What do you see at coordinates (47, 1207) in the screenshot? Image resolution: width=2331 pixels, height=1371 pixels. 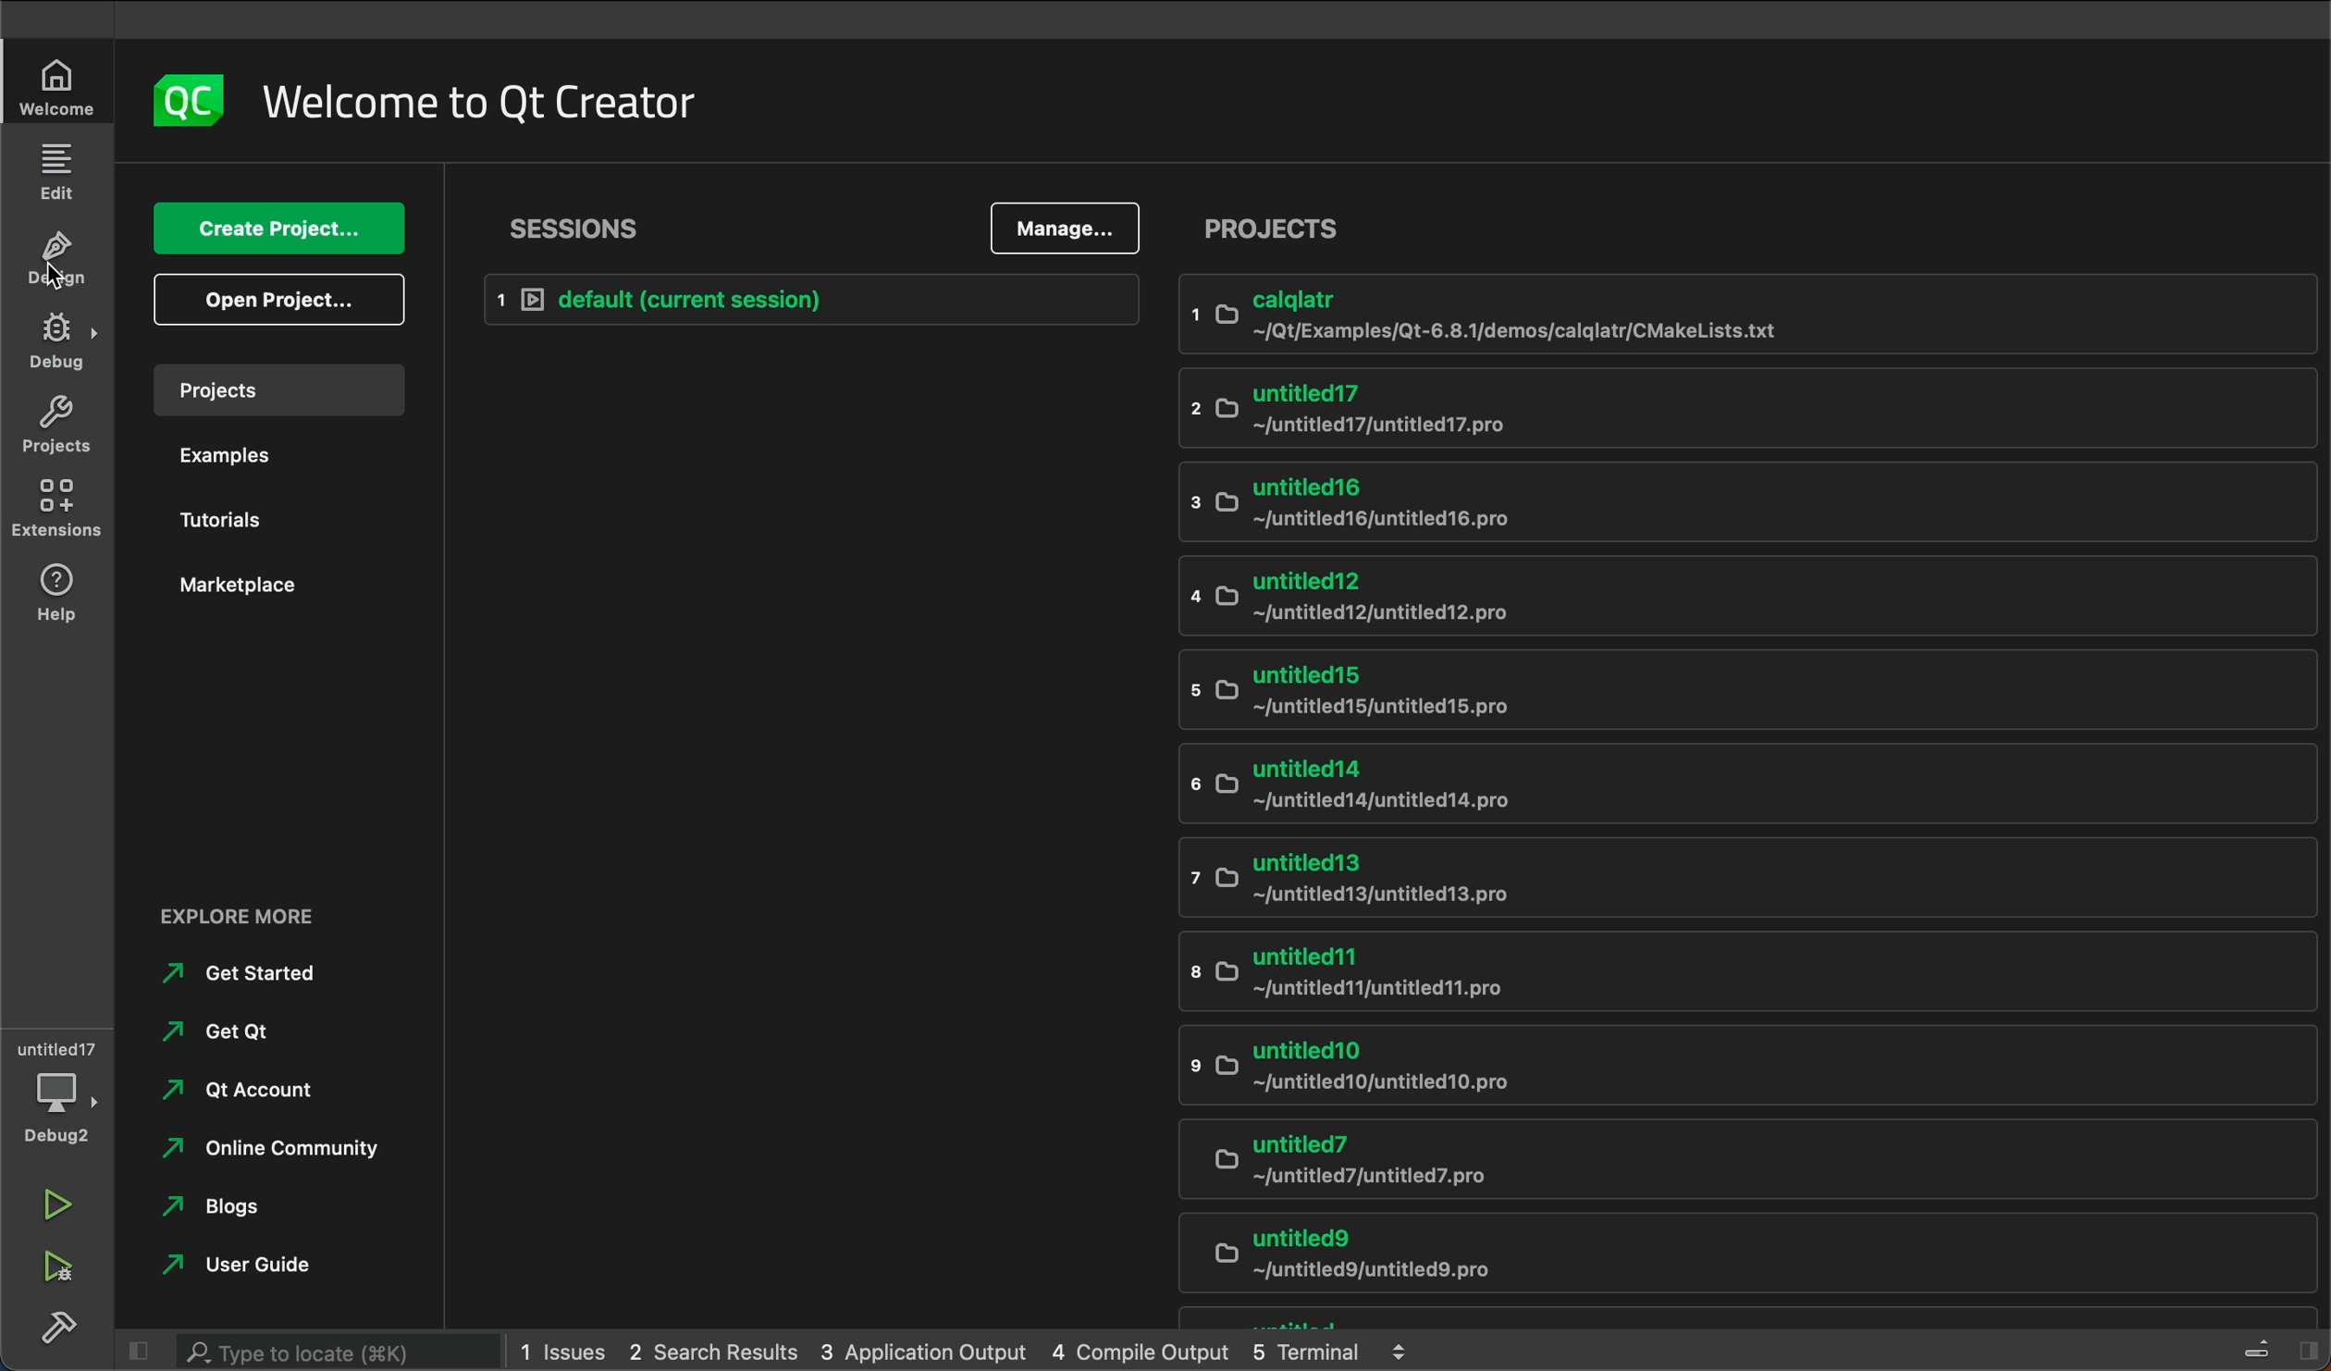 I see `run` at bounding box center [47, 1207].